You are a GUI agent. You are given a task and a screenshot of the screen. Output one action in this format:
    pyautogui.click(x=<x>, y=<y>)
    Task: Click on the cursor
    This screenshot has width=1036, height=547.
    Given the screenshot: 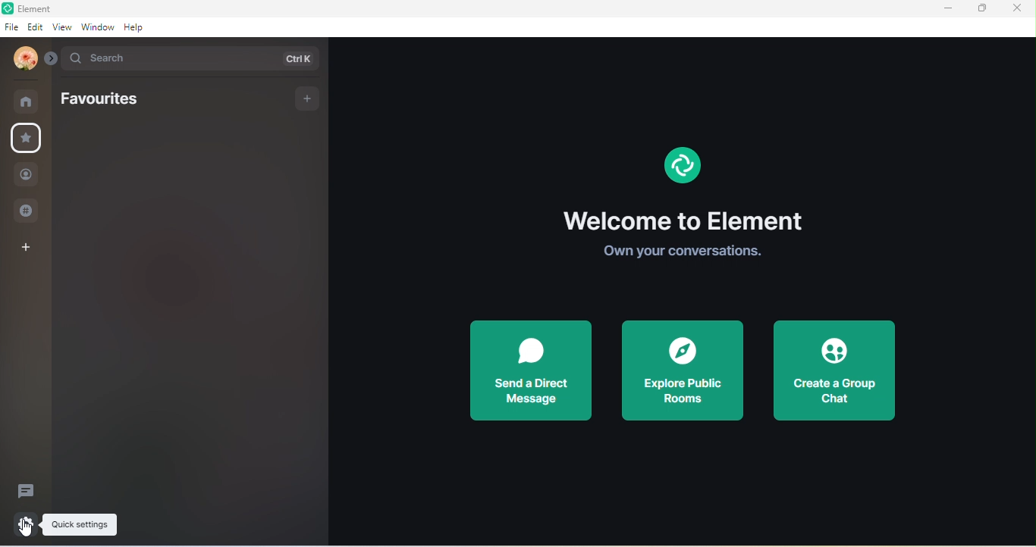 What is the action you would take?
    pyautogui.click(x=28, y=536)
    